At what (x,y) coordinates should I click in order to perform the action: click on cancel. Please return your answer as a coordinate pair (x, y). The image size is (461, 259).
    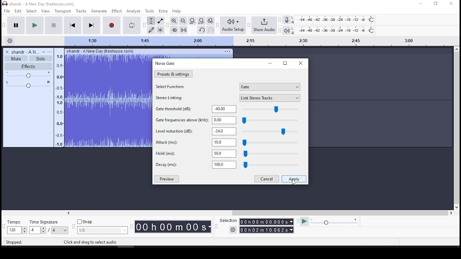
    Looking at the image, I should click on (266, 179).